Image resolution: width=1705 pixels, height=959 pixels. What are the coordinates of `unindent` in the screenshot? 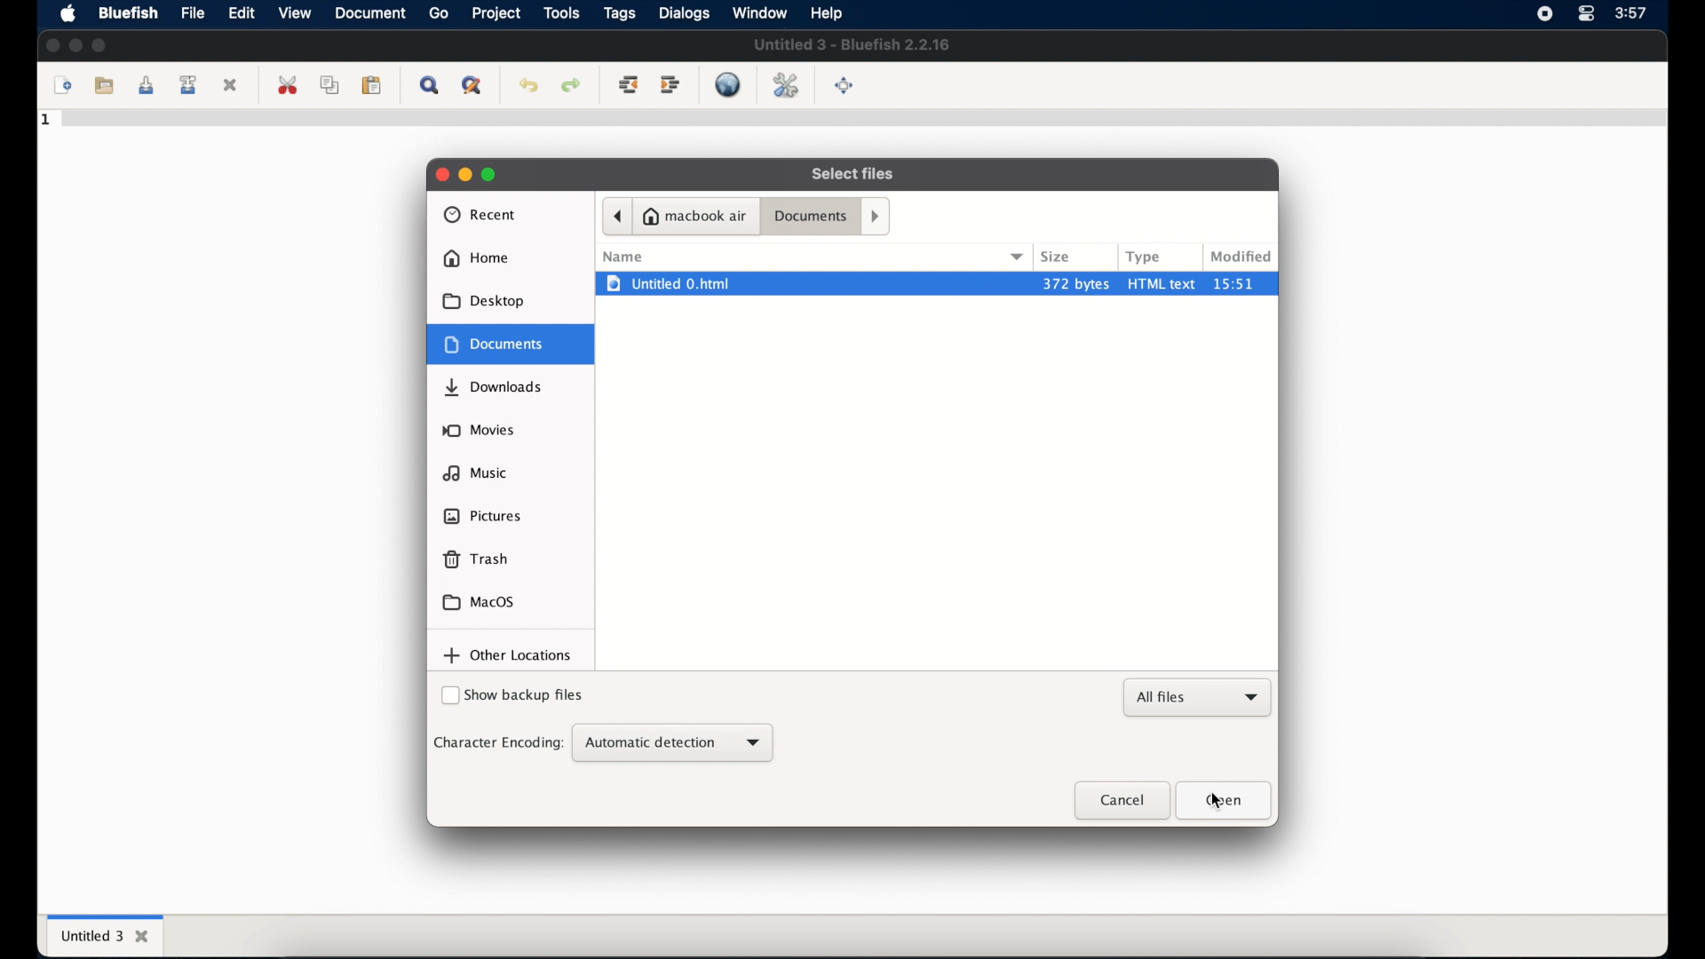 It's located at (629, 86).